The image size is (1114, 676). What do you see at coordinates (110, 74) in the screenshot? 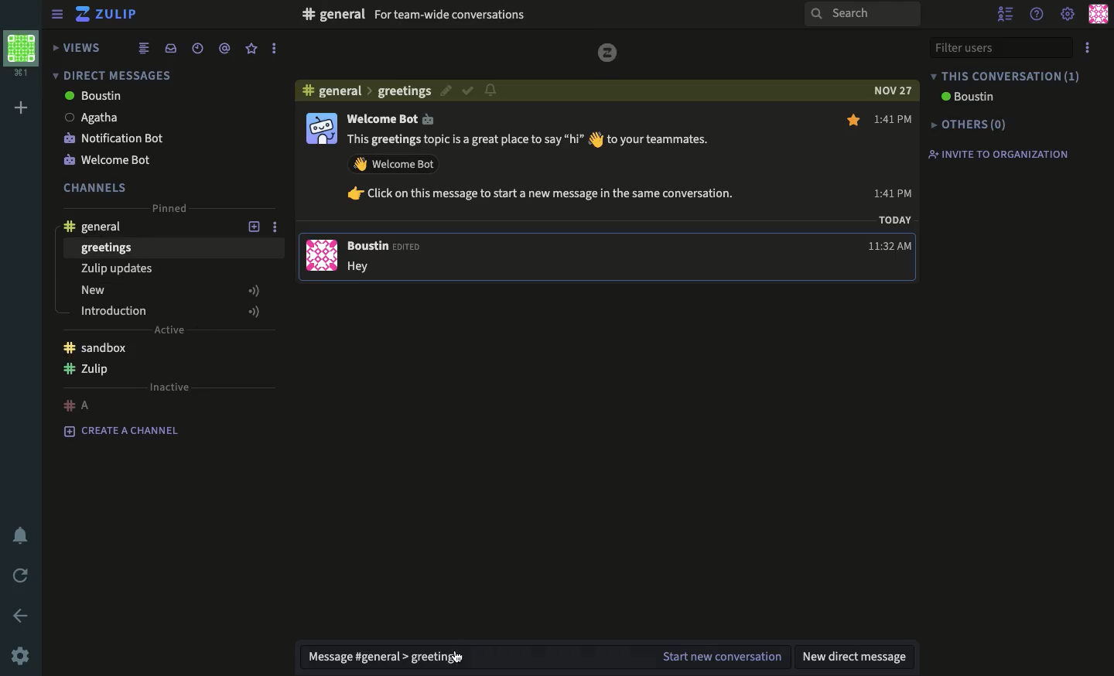
I see `direct message` at bounding box center [110, 74].